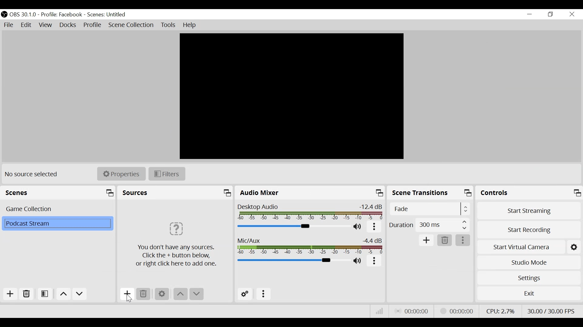 The image size is (583, 327). I want to click on Scenes, so click(59, 192).